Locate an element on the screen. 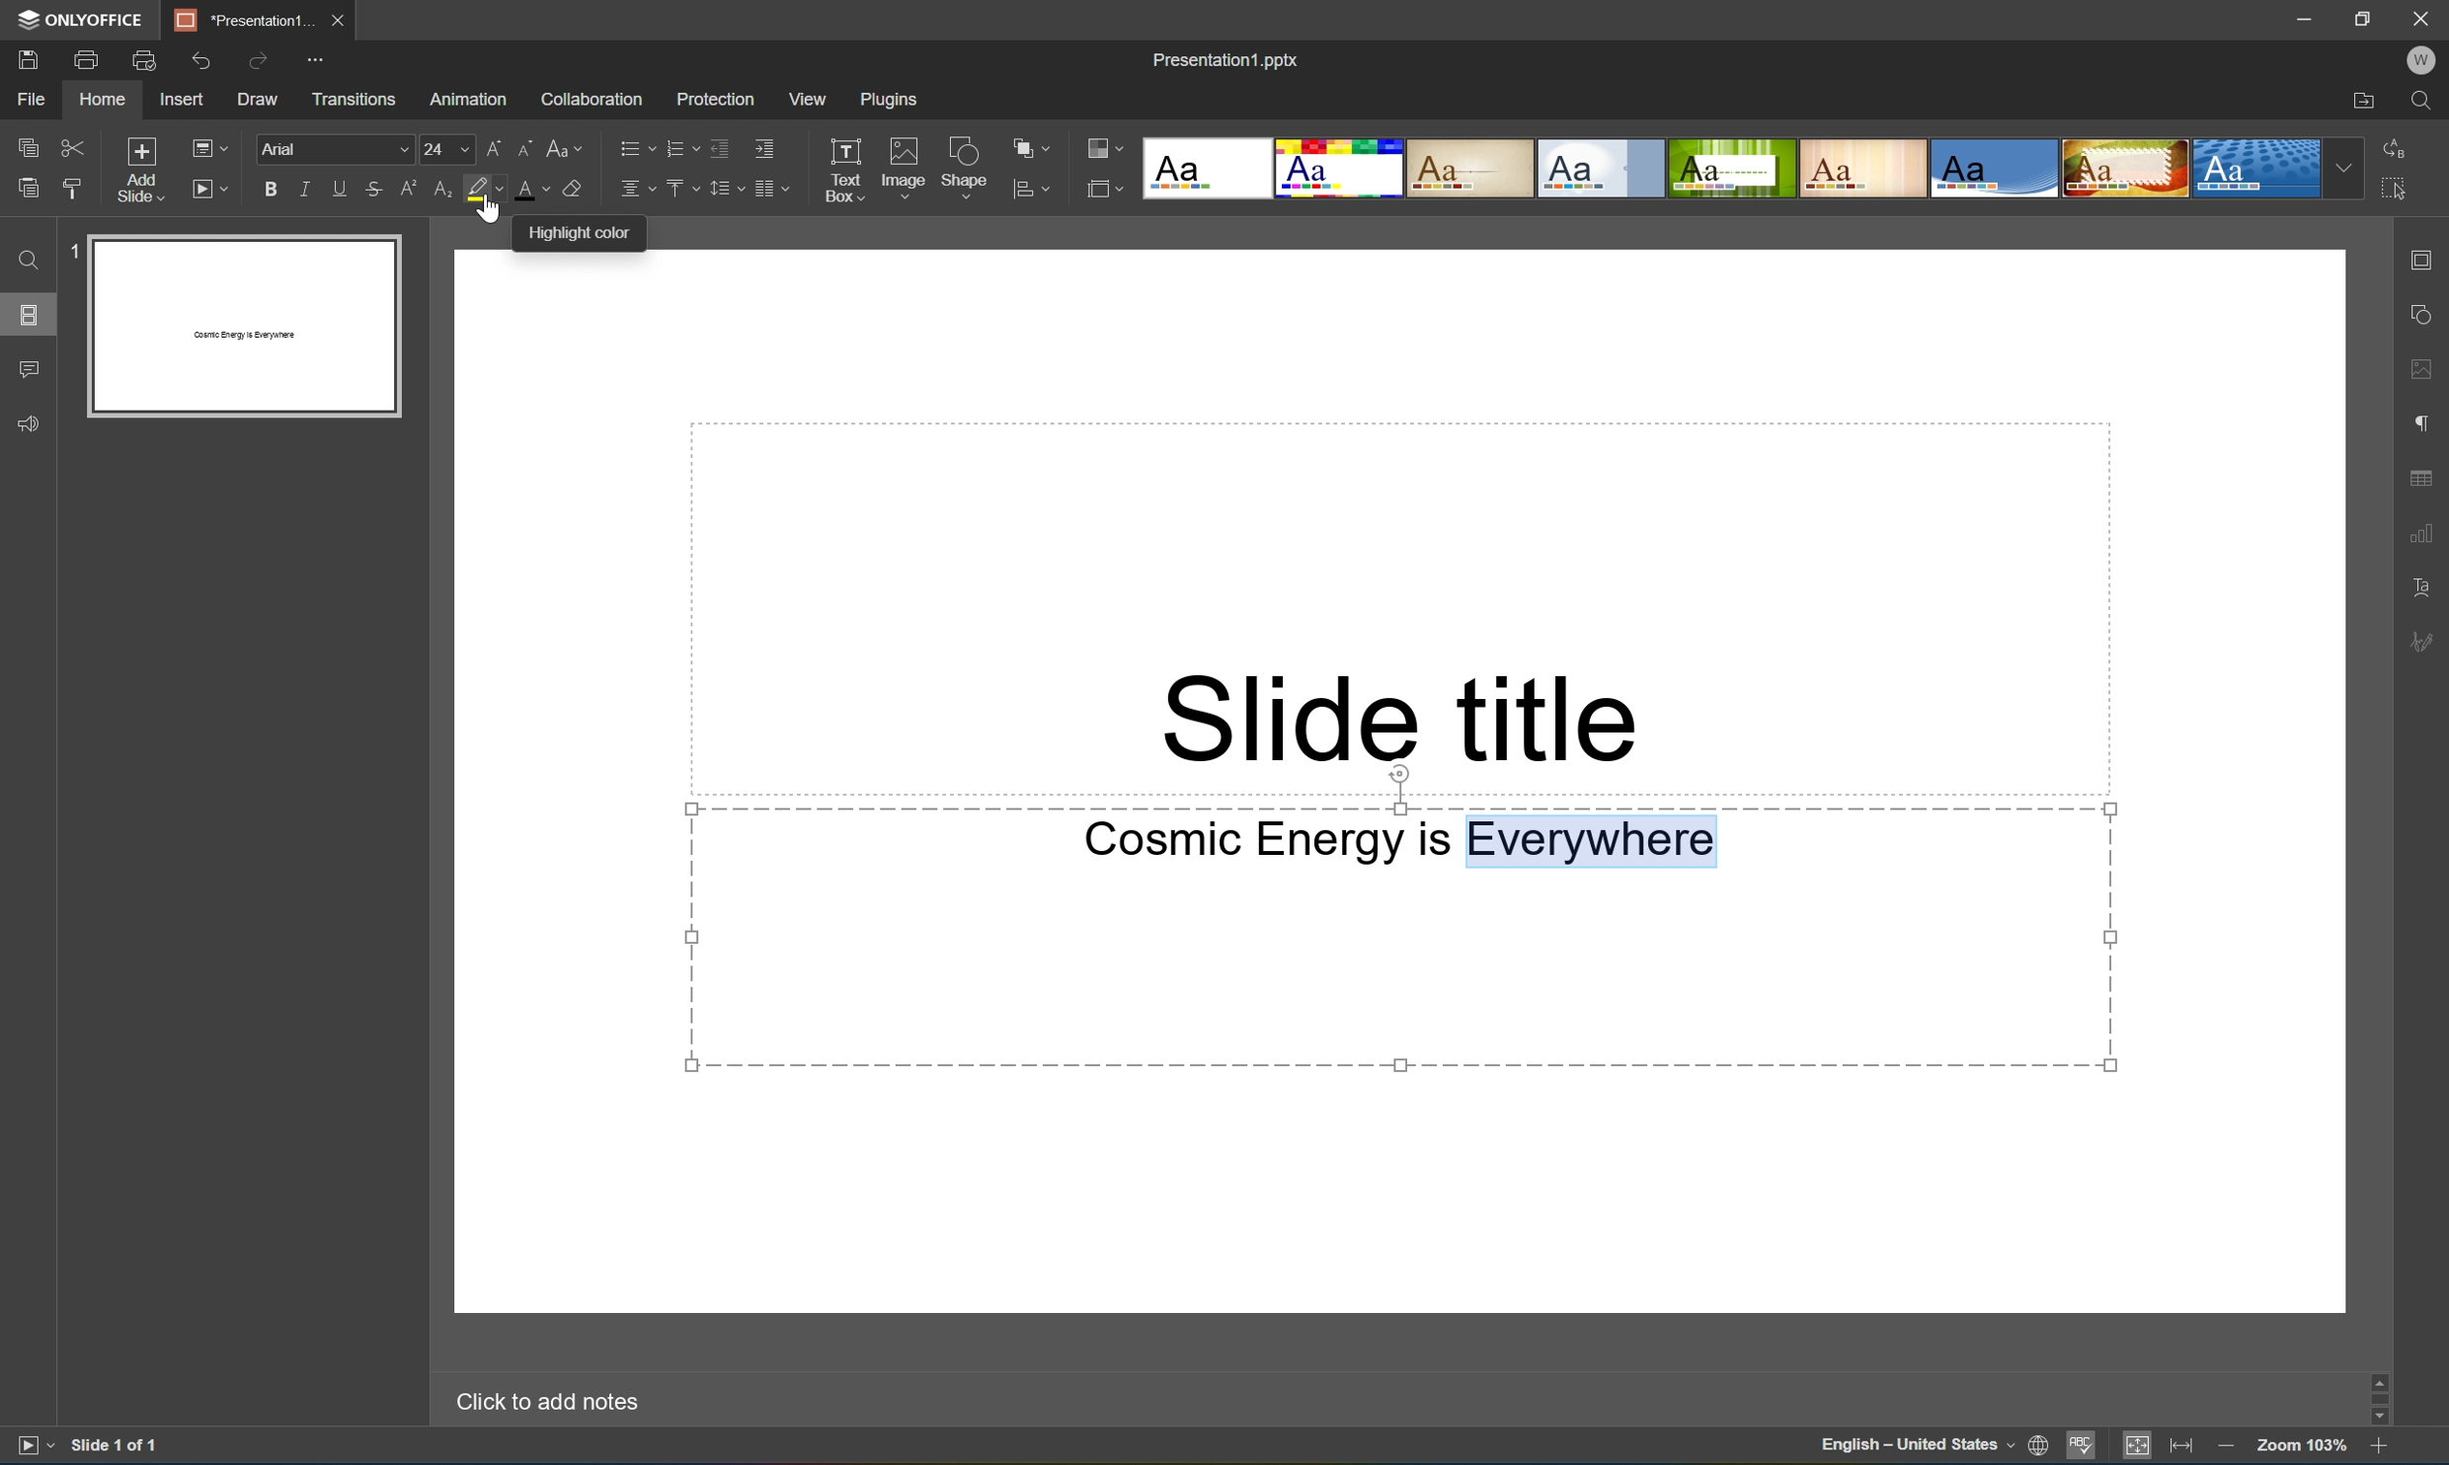 The image size is (2449, 1465). Find is located at coordinates (2424, 103).